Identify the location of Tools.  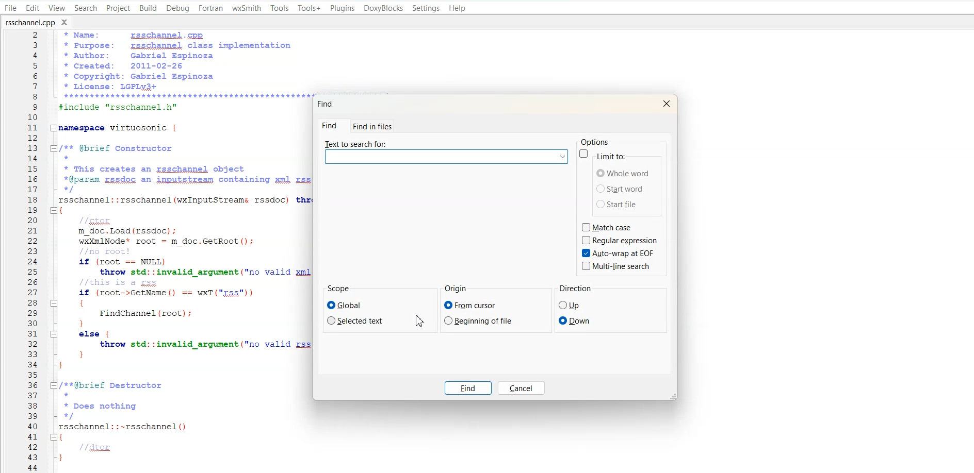
(280, 8).